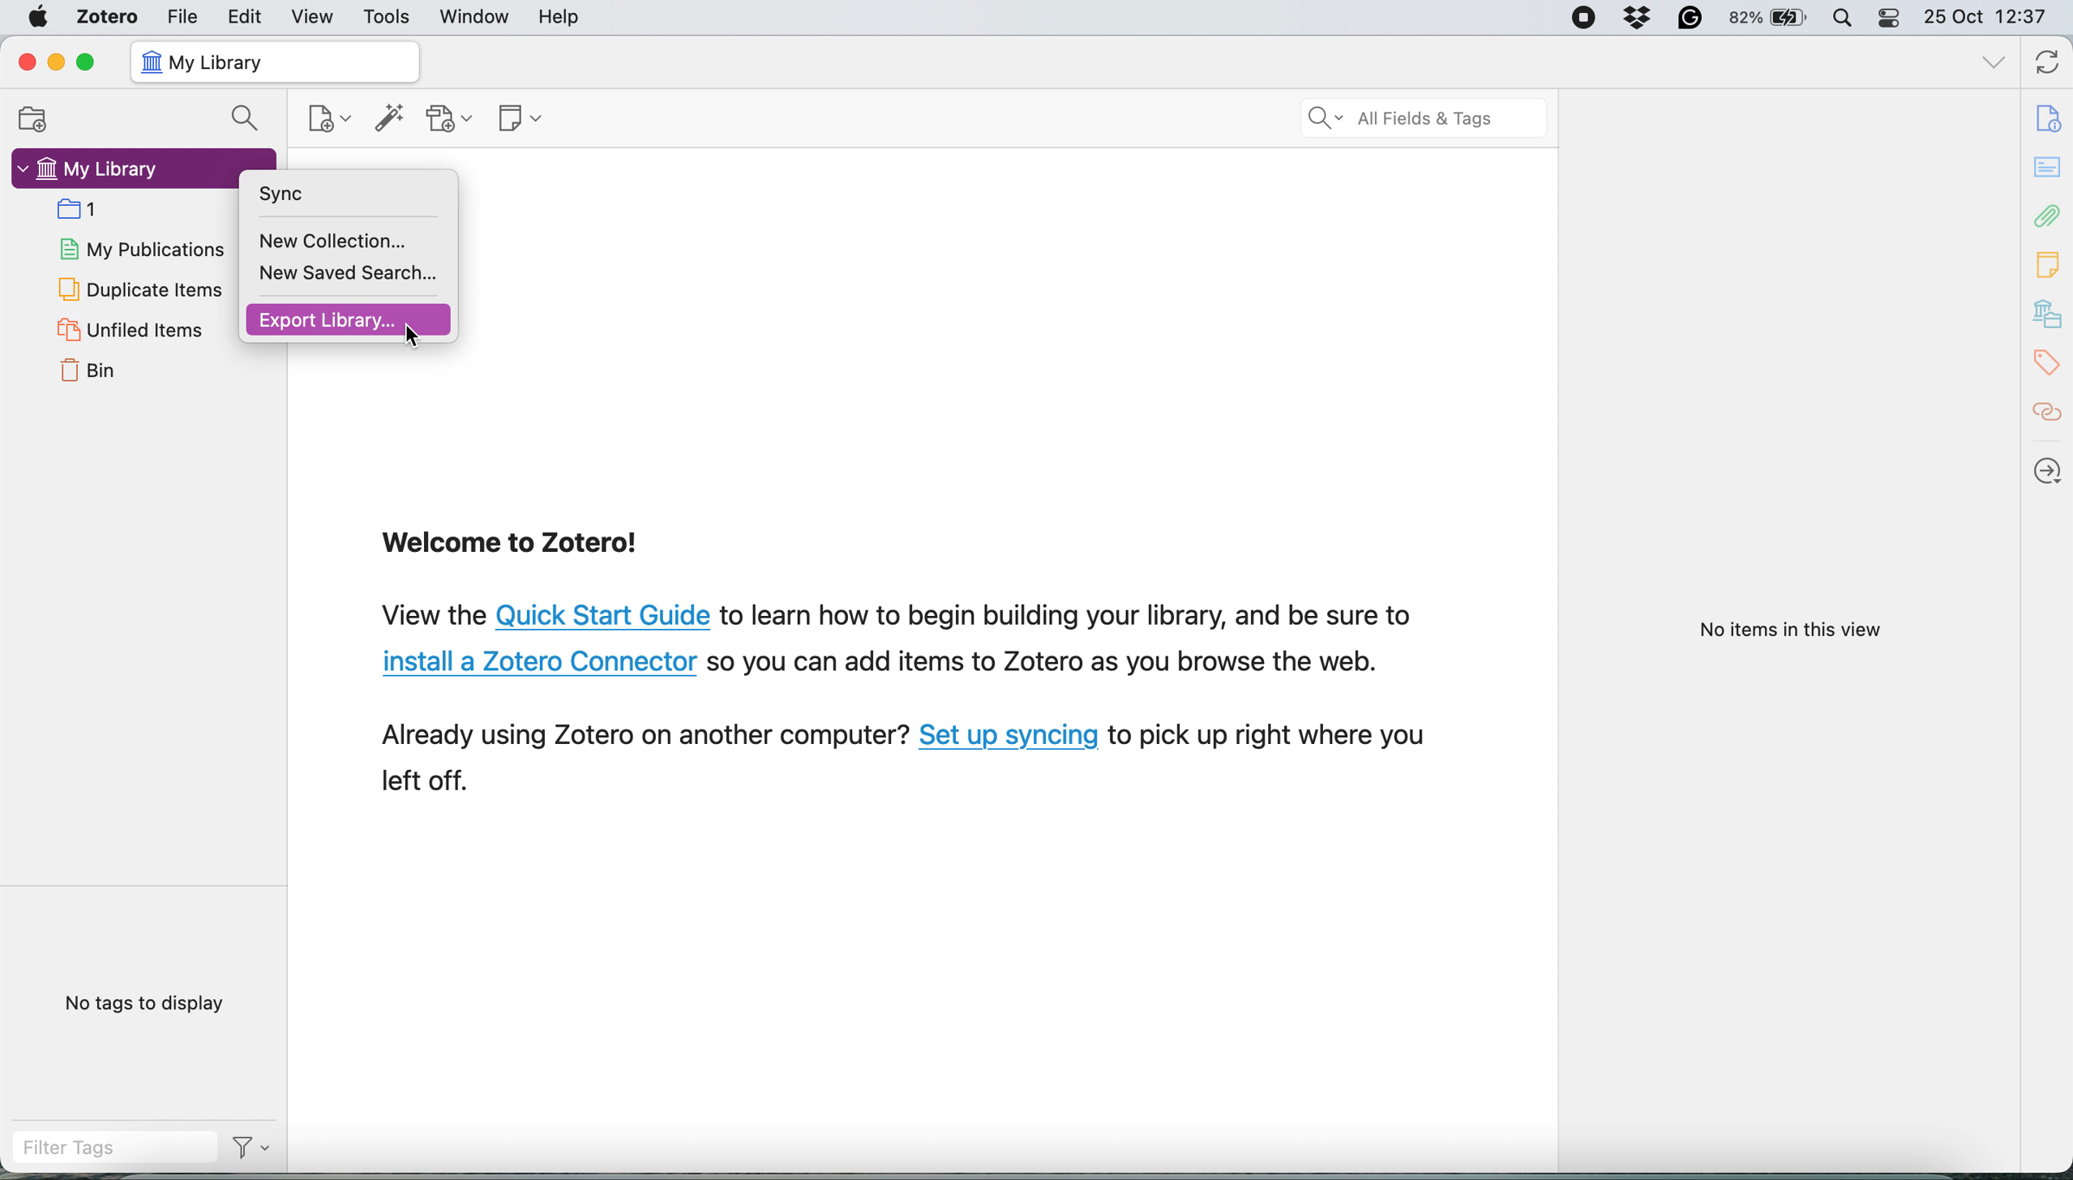  I want to click on spotlight search, so click(1844, 18).